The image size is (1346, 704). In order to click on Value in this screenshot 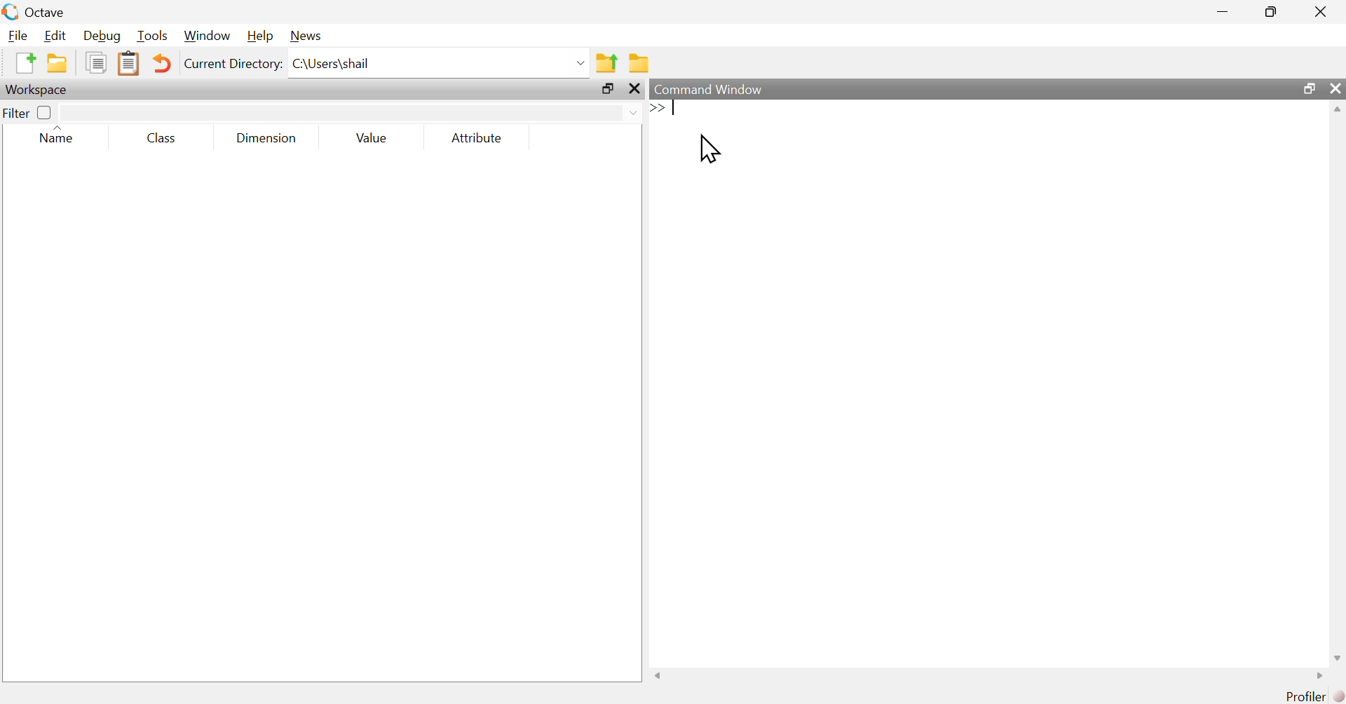, I will do `click(373, 140)`.